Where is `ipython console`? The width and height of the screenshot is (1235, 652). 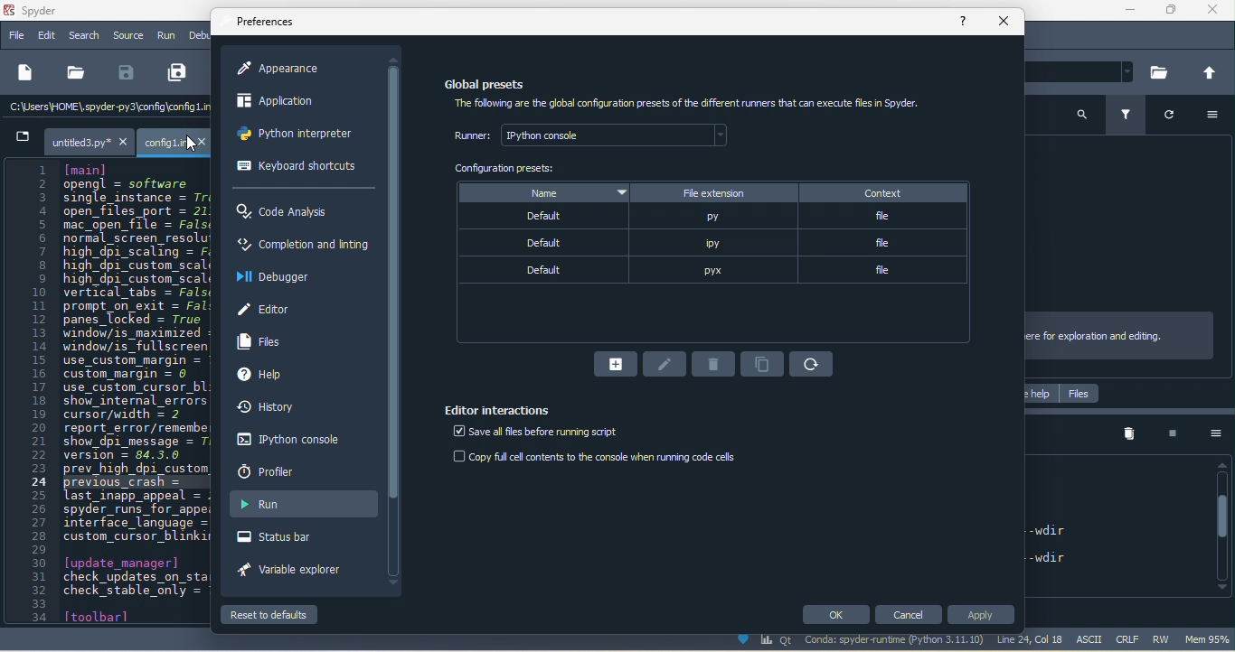
ipython console is located at coordinates (297, 443).